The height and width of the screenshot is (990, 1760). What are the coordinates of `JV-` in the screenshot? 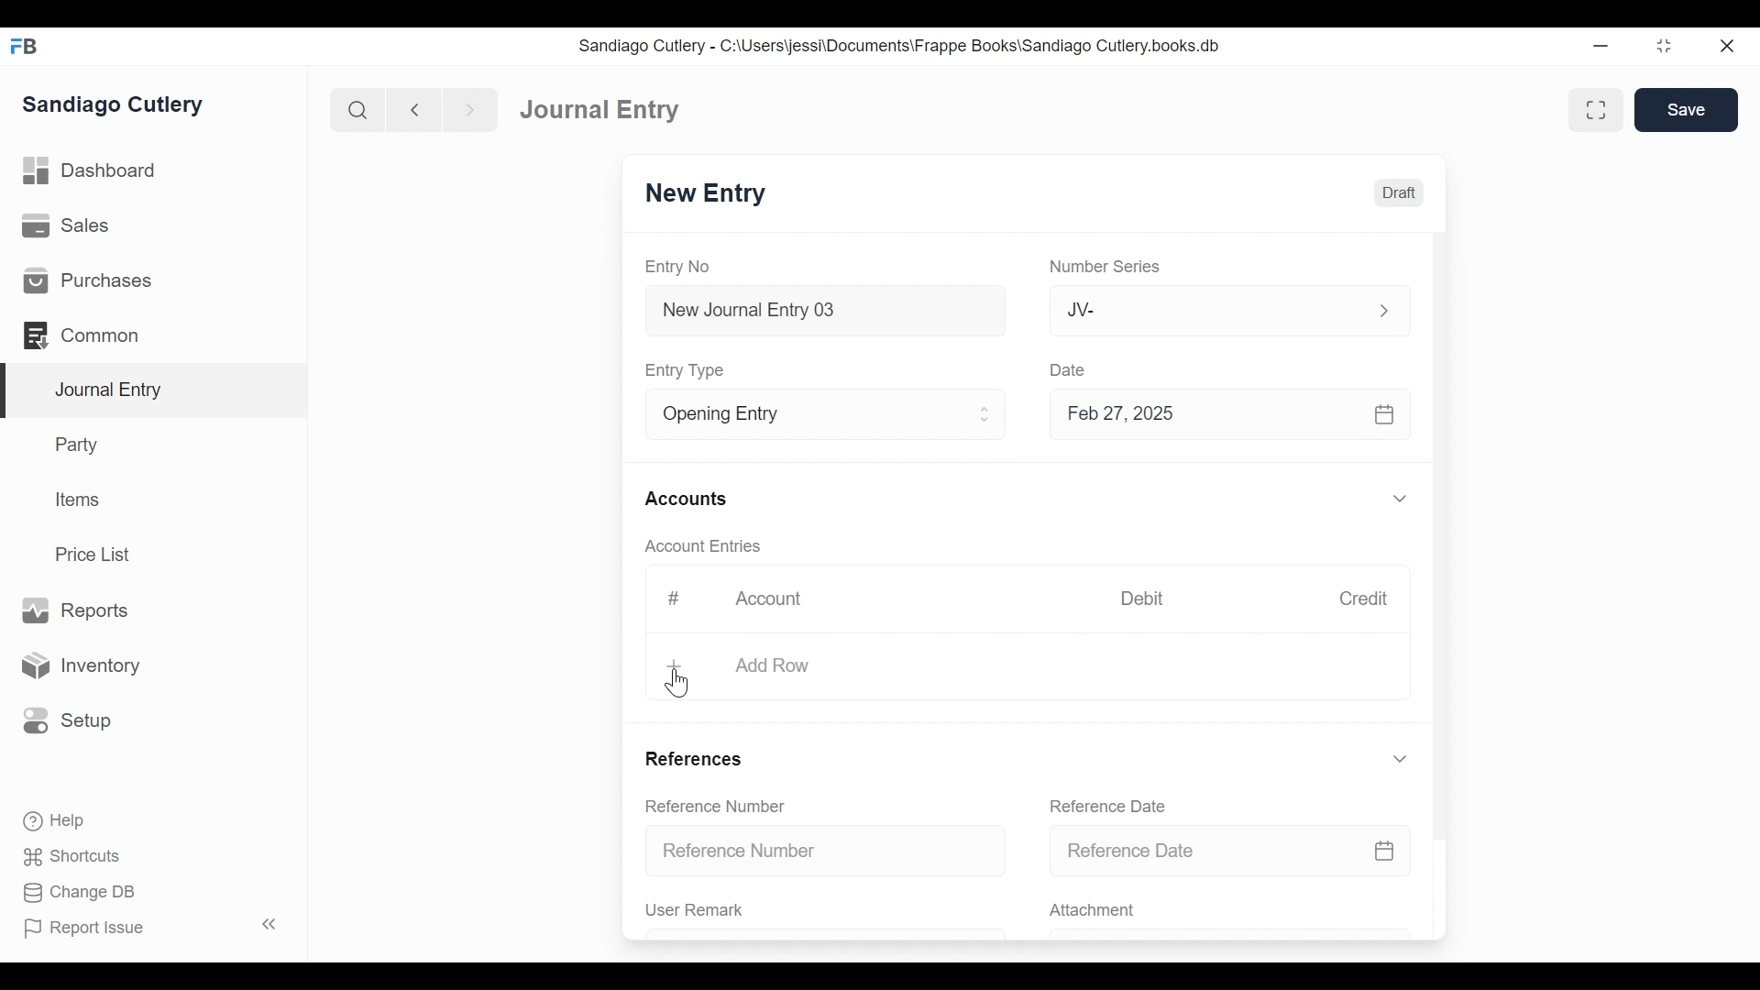 It's located at (1196, 309).